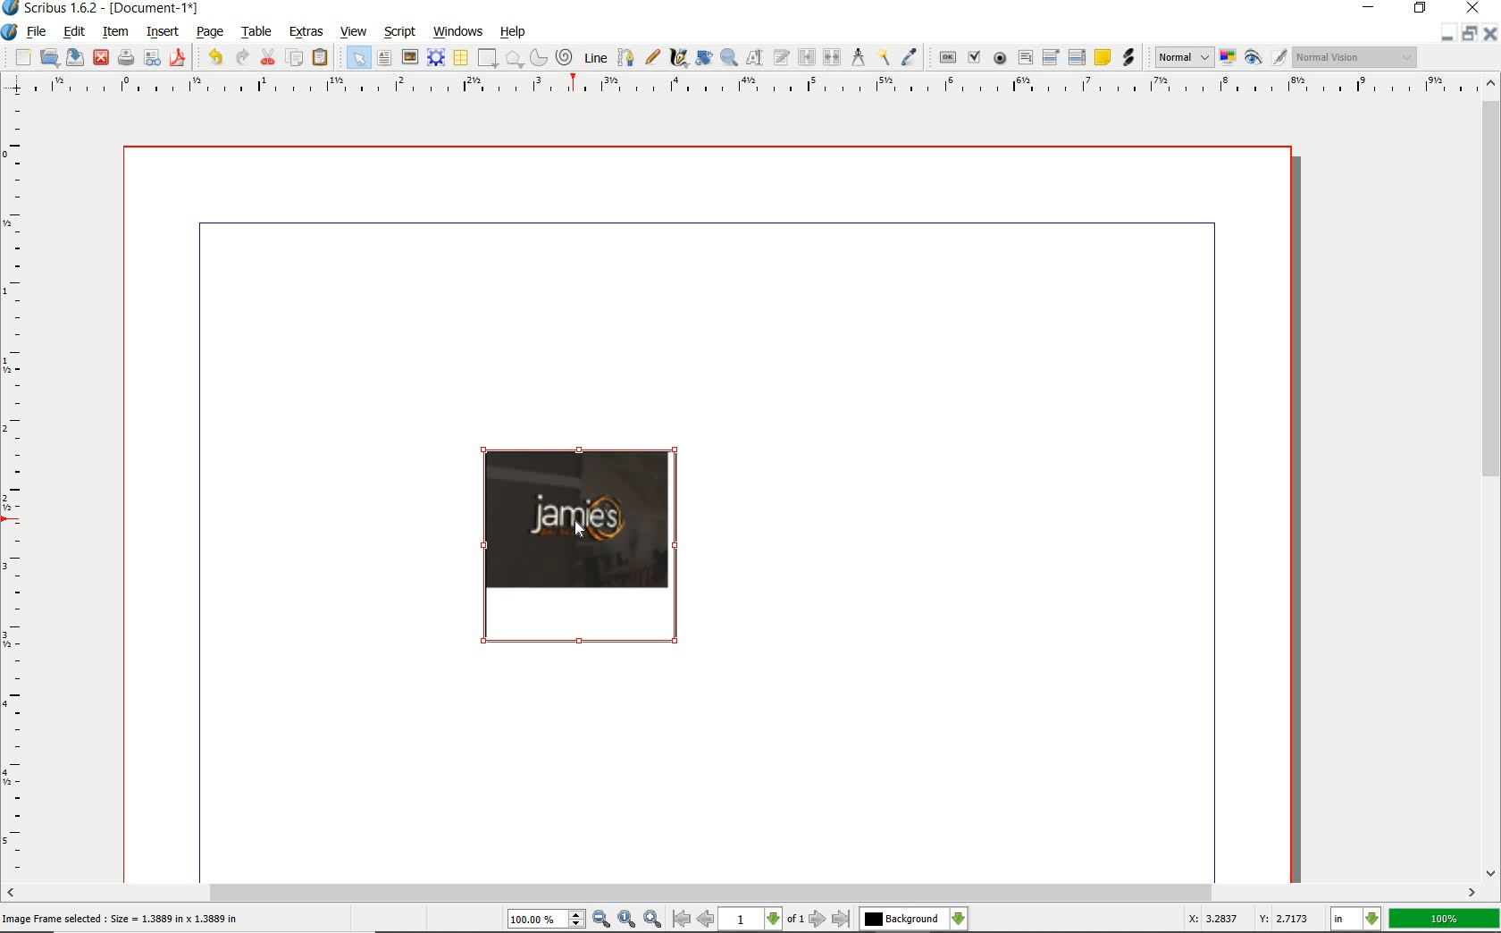  I want to click on coordinates, so click(1246, 921).